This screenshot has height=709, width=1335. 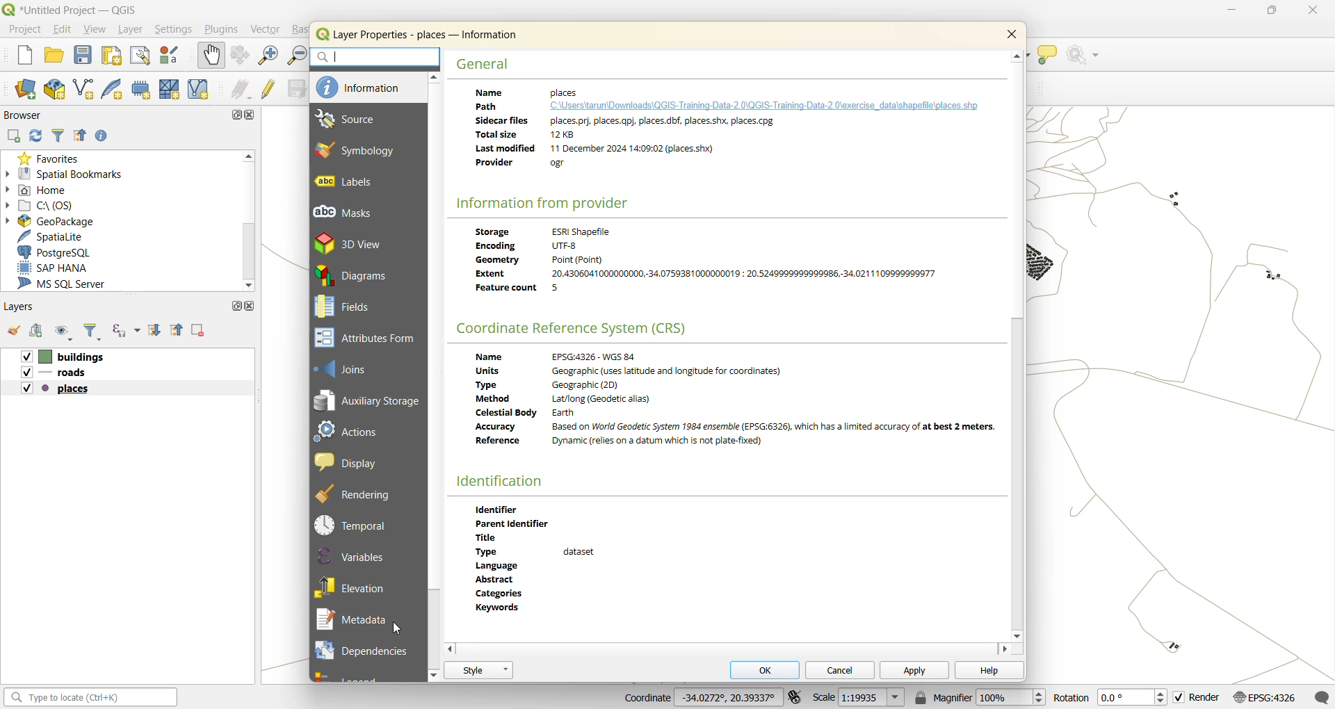 What do you see at coordinates (400, 628) in the screenshot?
I see `cursor` at bounding box center [400, 628].